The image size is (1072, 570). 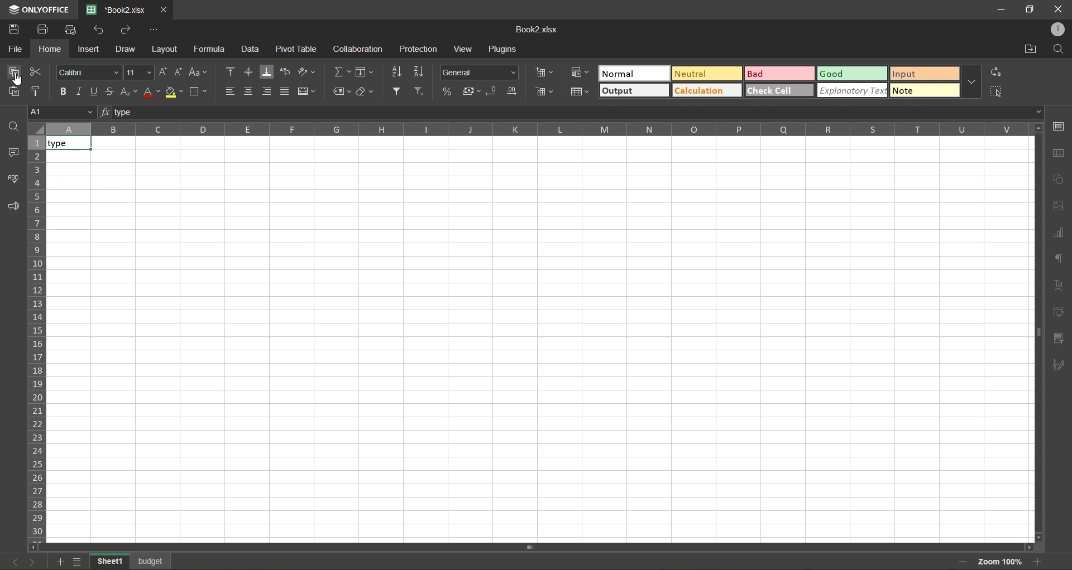 I want to click on input, so click(x=925, y=73).